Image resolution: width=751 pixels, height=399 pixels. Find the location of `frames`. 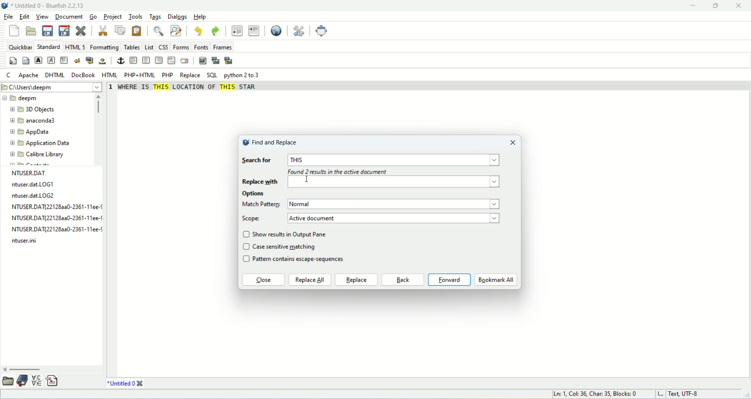

frames is located at coordinates (223, 48).